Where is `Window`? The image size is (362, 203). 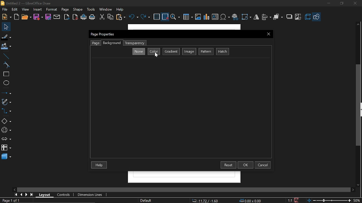
Window is located at coordinates (106, 10).